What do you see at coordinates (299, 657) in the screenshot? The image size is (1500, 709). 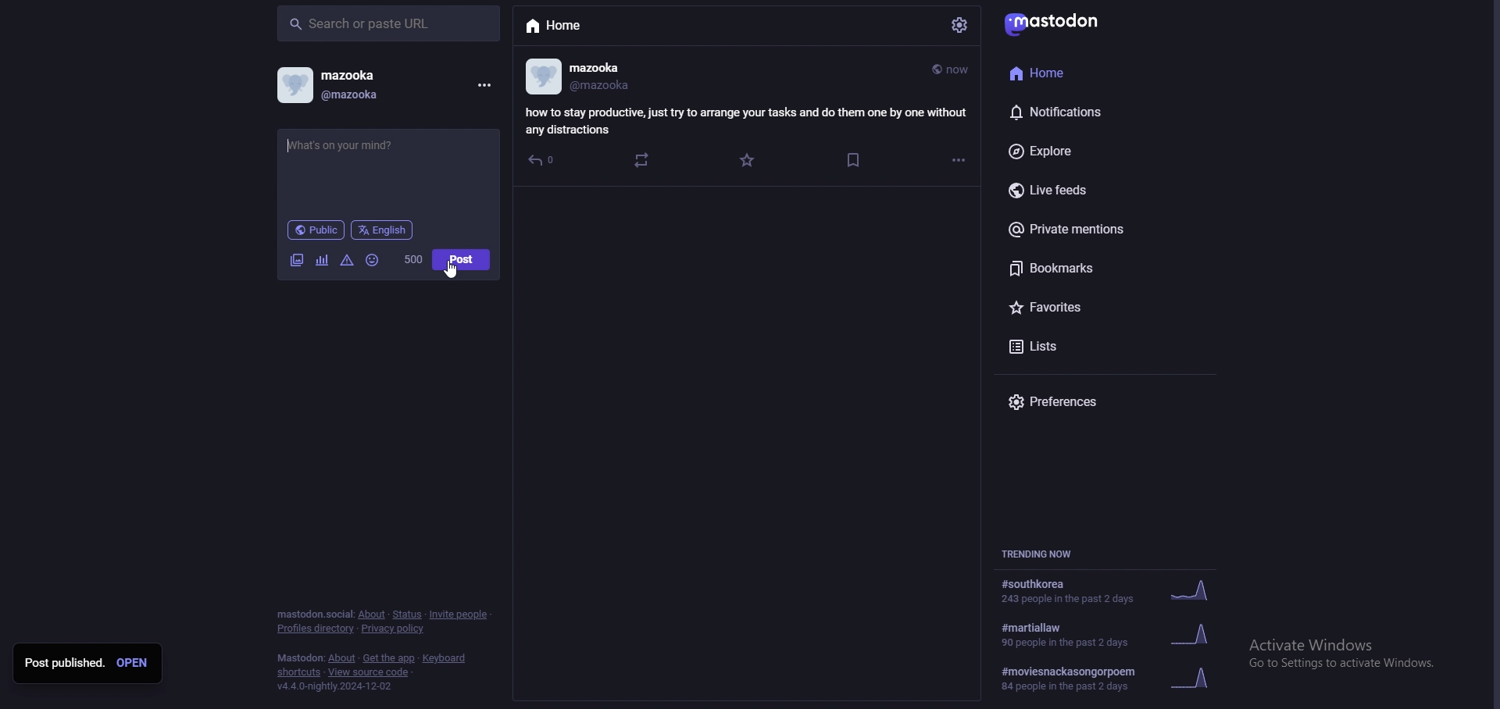 I see `mastodon` at bounding box center [299, 657].